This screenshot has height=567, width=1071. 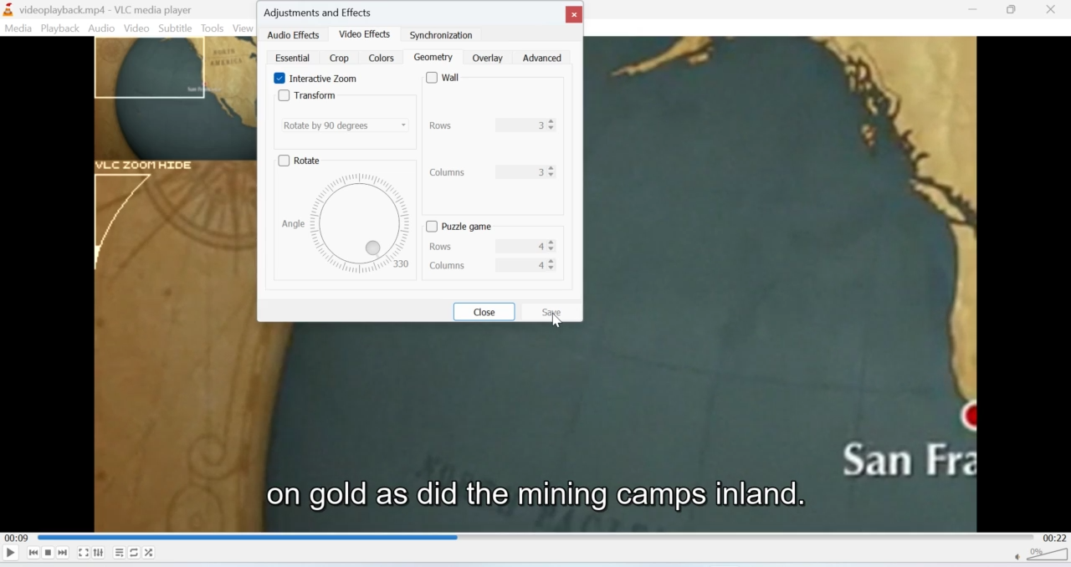 What do you see at coordinates (120, 553) in the screenshot?
I see `Playlist` at bounding box center [120, 553].